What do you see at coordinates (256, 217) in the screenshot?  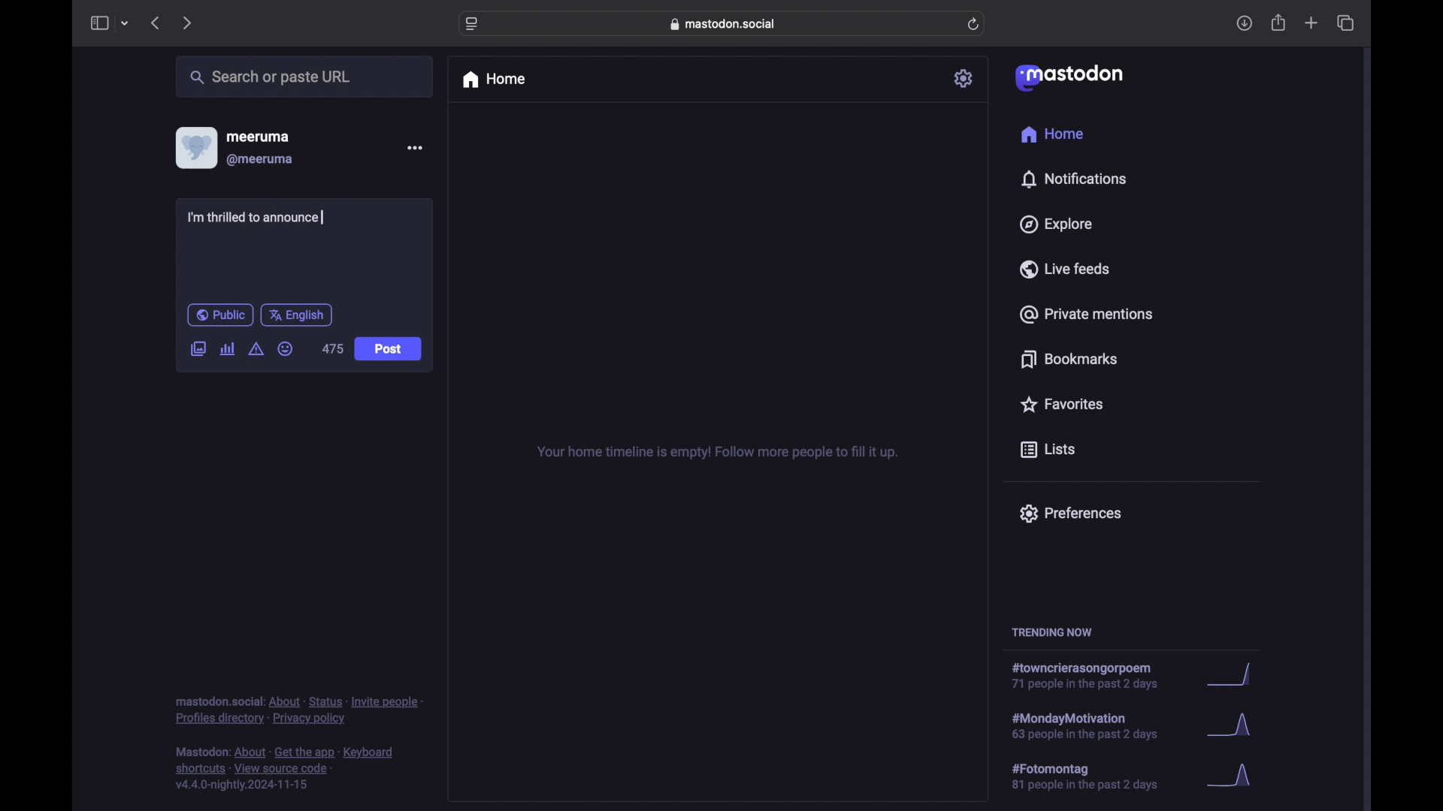 I see `I'm thrilled to announce` at bounding box center [256, 217].